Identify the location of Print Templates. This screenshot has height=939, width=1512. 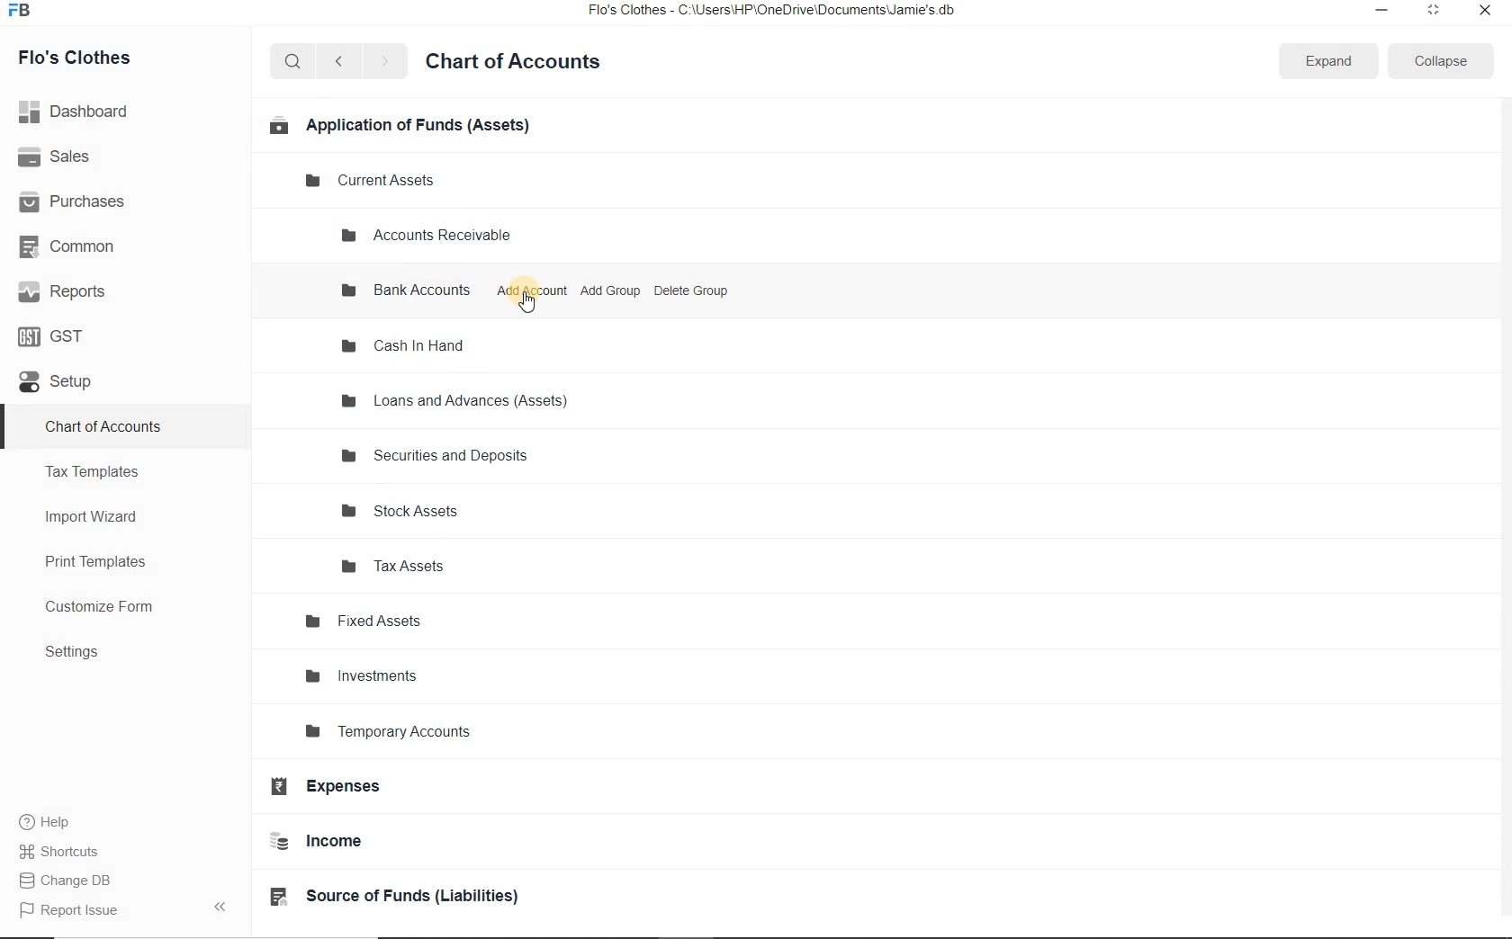
(112, 561).